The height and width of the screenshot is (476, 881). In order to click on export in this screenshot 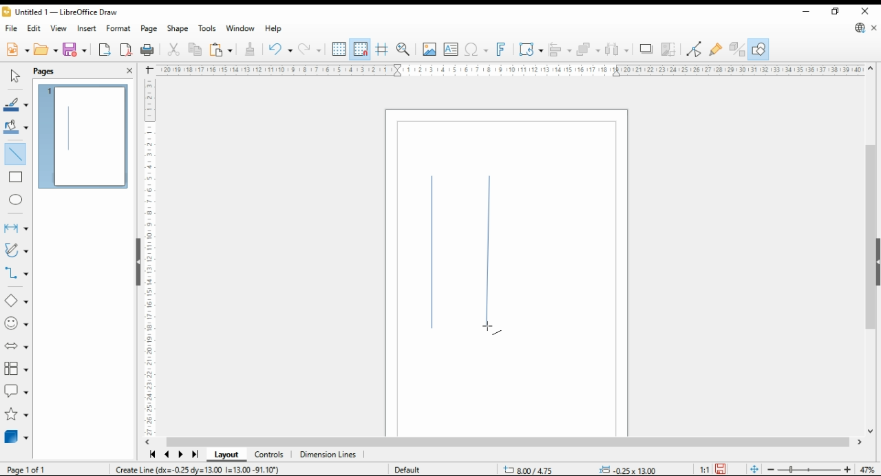, I will do `click(105, 50)`.